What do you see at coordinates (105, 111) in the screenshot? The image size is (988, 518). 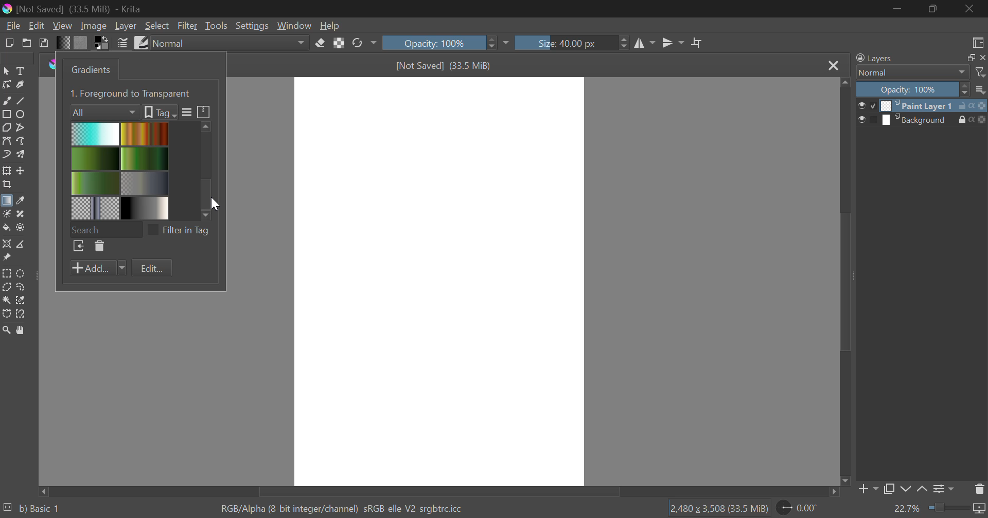 I see `All` at bounding box center [105, 111].